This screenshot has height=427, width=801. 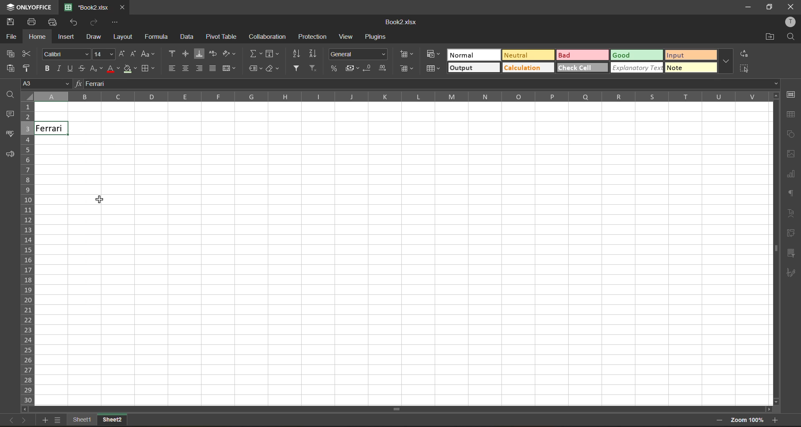 What do you see at coordinates (35, 37) in the screenshot?
I see `home` at bounding box center [35, 37].